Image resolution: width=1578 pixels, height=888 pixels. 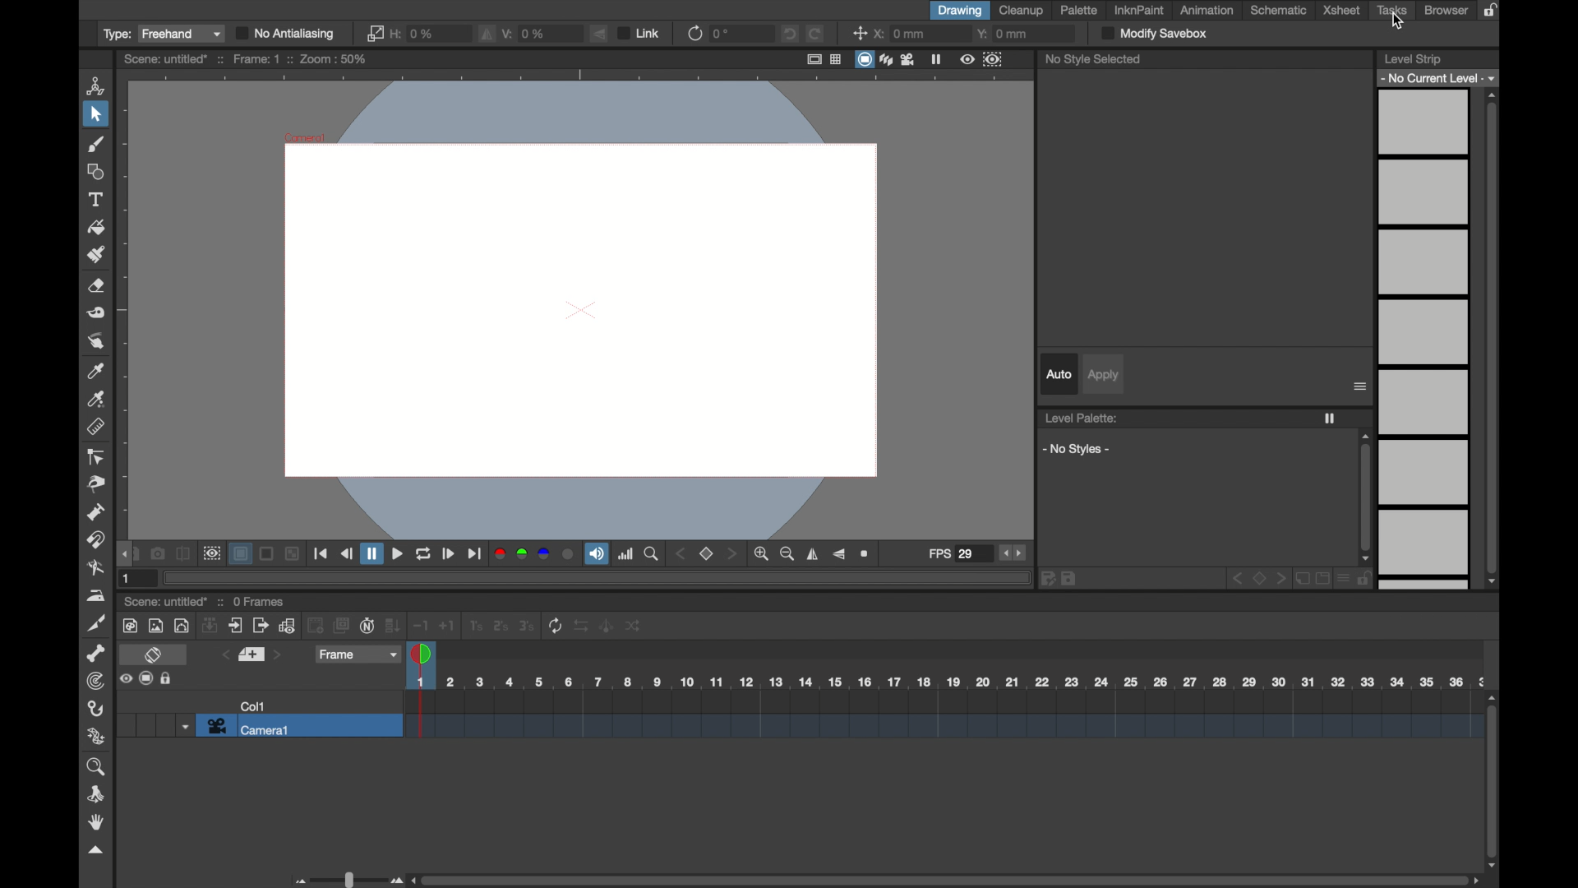 I want to click on more options, so click(x=1207, y=580).